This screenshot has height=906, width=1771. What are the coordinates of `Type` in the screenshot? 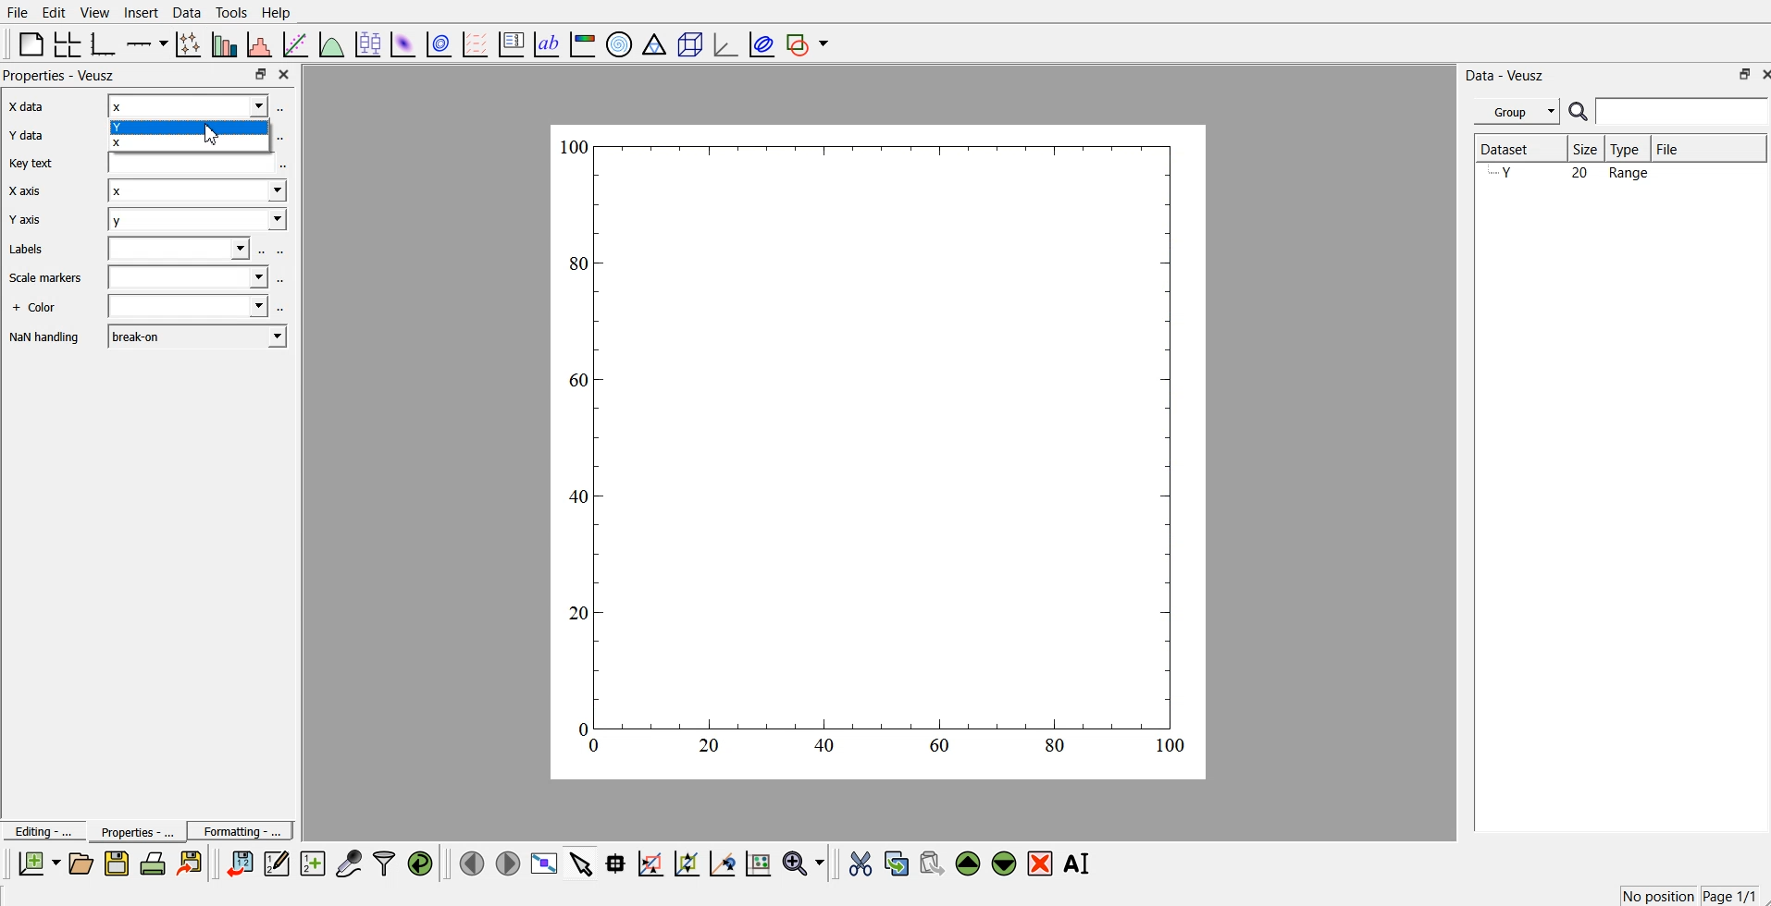 It's located at (1629, 149).